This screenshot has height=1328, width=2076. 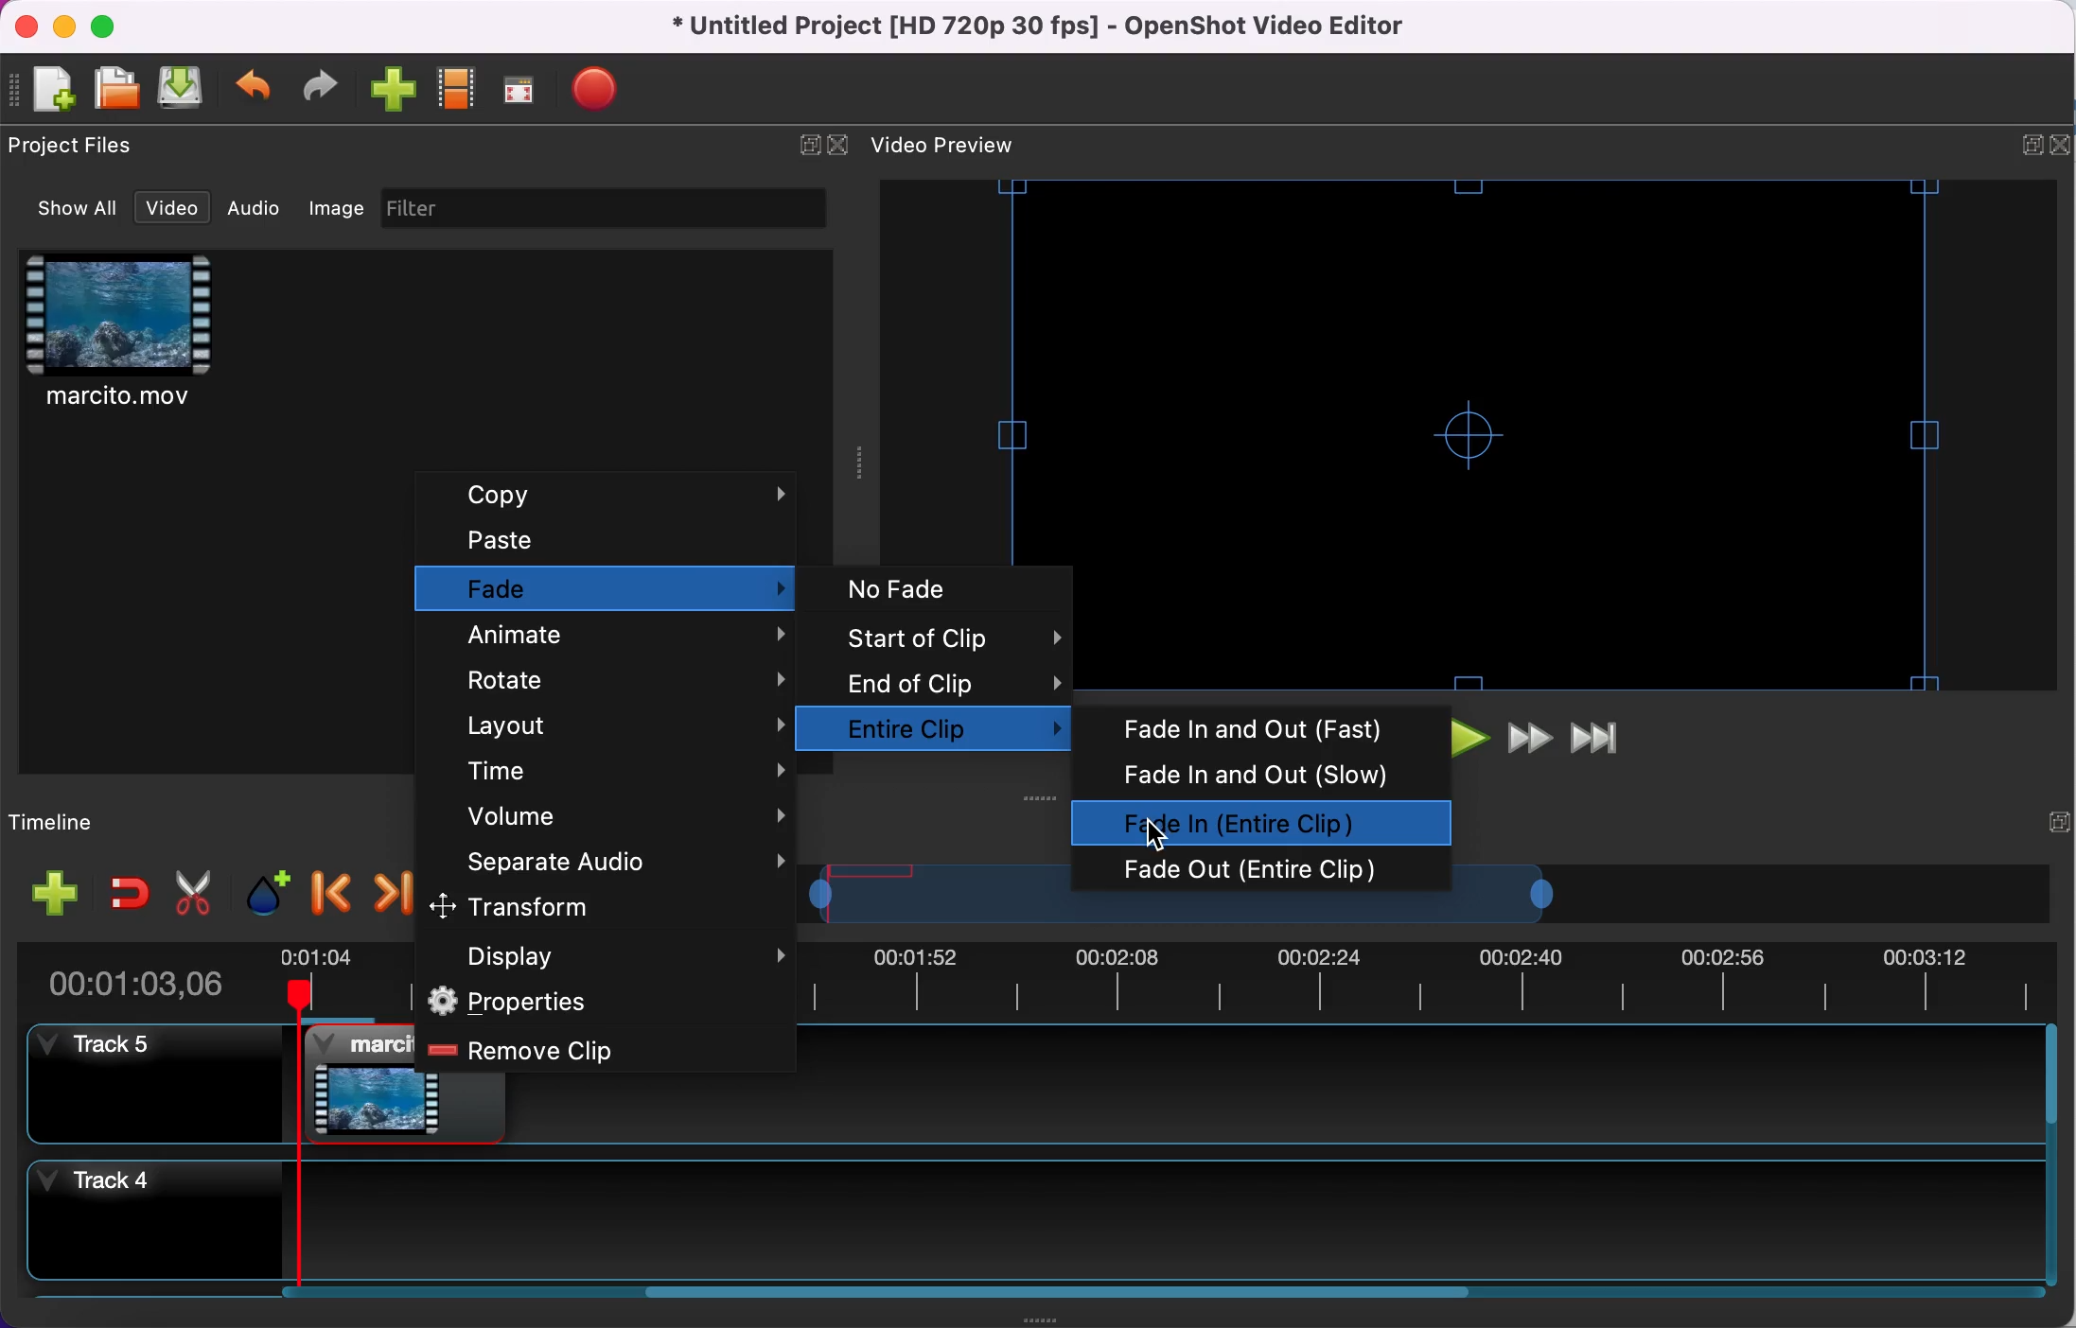 What do you see at coordinates (614, 680) in the screenshot?
I see `rotate` at bounding box center [614, 680].